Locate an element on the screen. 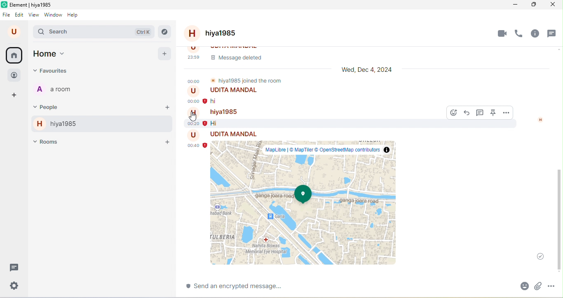  people is located at coordinates (49, 106).